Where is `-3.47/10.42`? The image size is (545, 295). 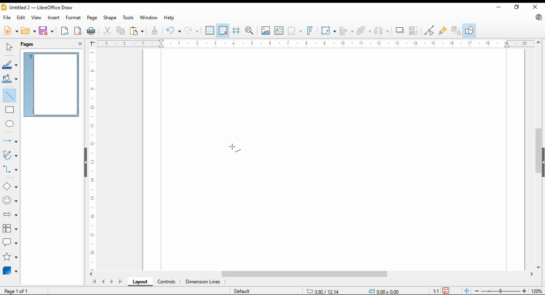 -3.47/10.42 is located at coordinates (324, 291).